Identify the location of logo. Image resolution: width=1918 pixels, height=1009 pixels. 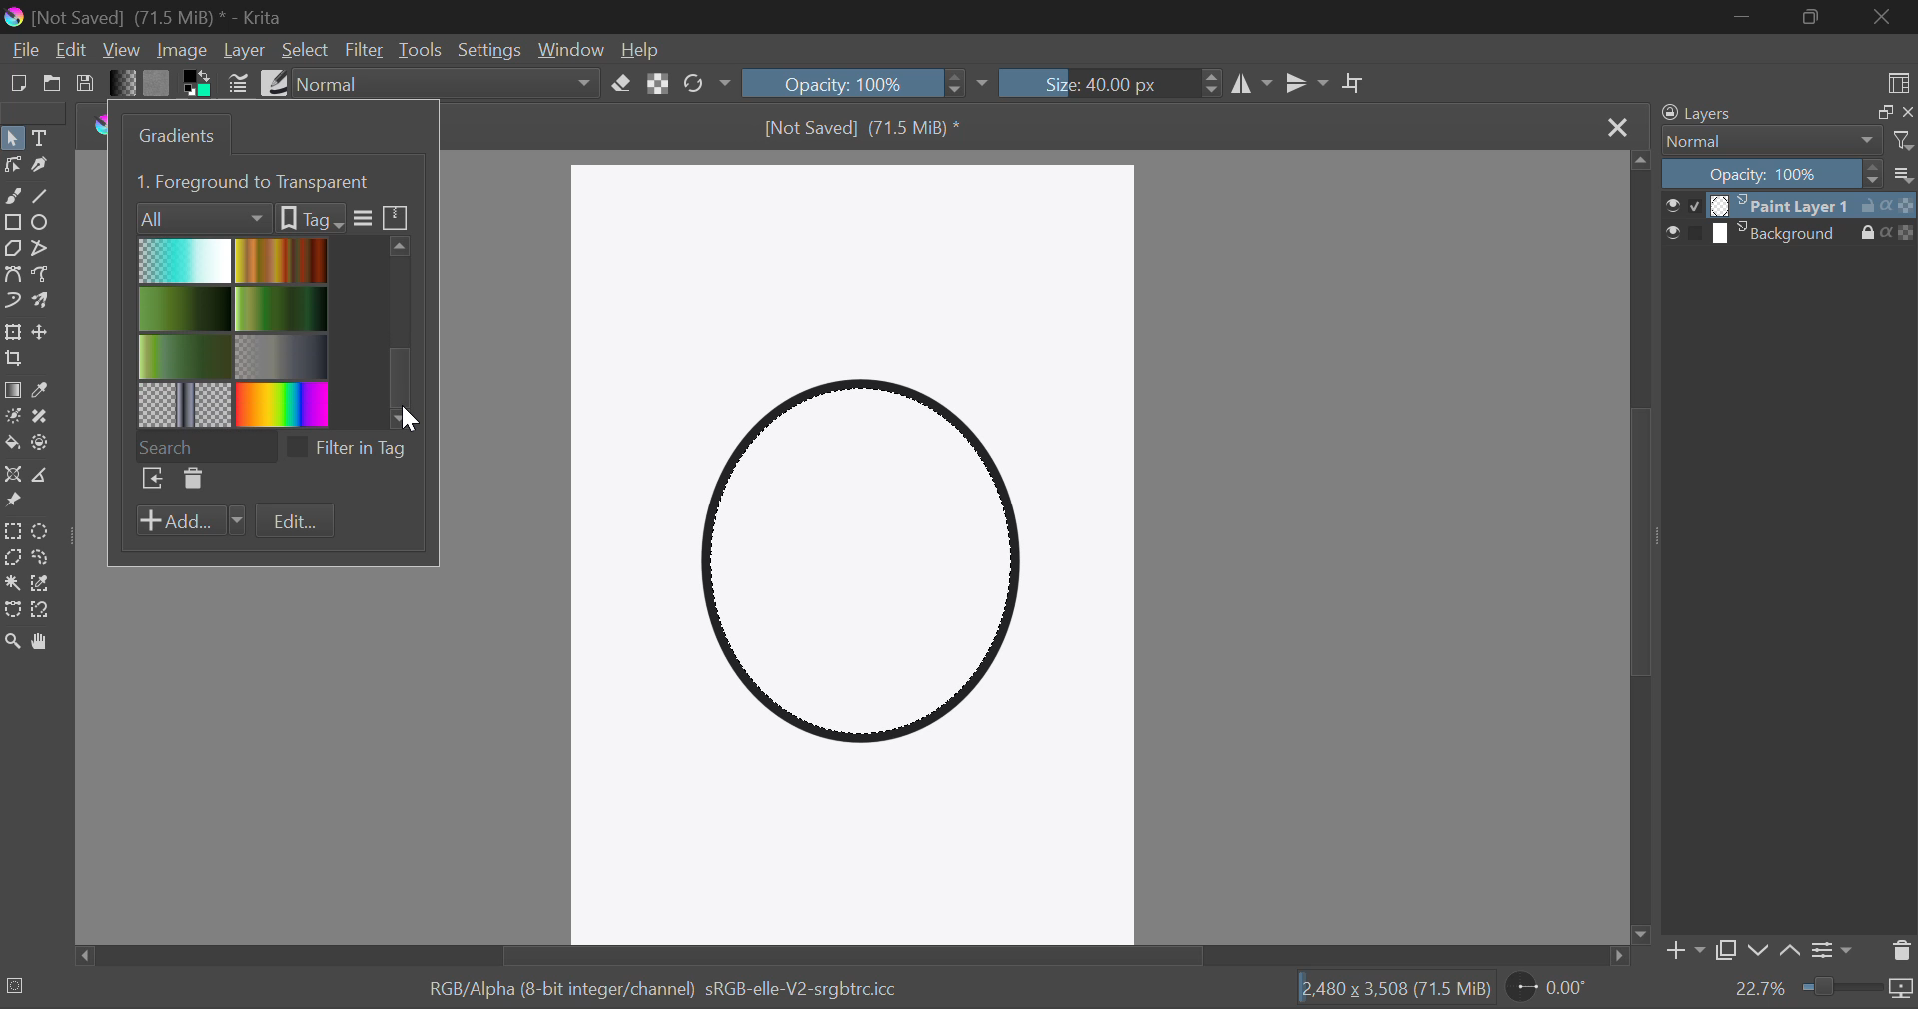
(18, 19).